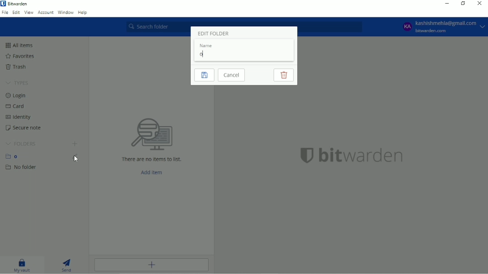 This screenshot has width=488, height=274. I want to click on Identity, so click(18, 117).